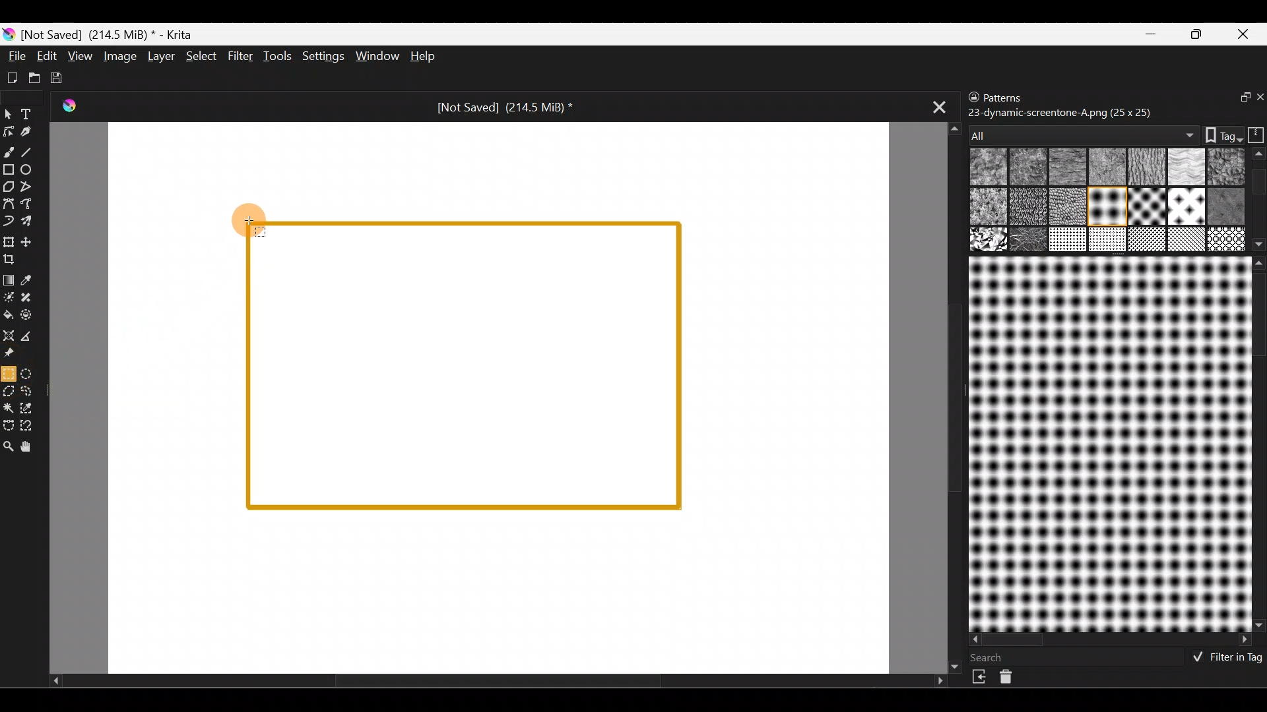  I want to click on Krita Logo, so click(69, 107).